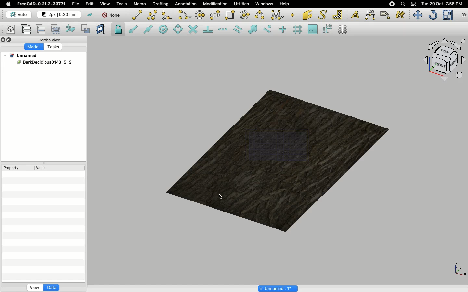 The width and height of the screenshot is (468, 292). I want to click on Axis, so click(459, 268).